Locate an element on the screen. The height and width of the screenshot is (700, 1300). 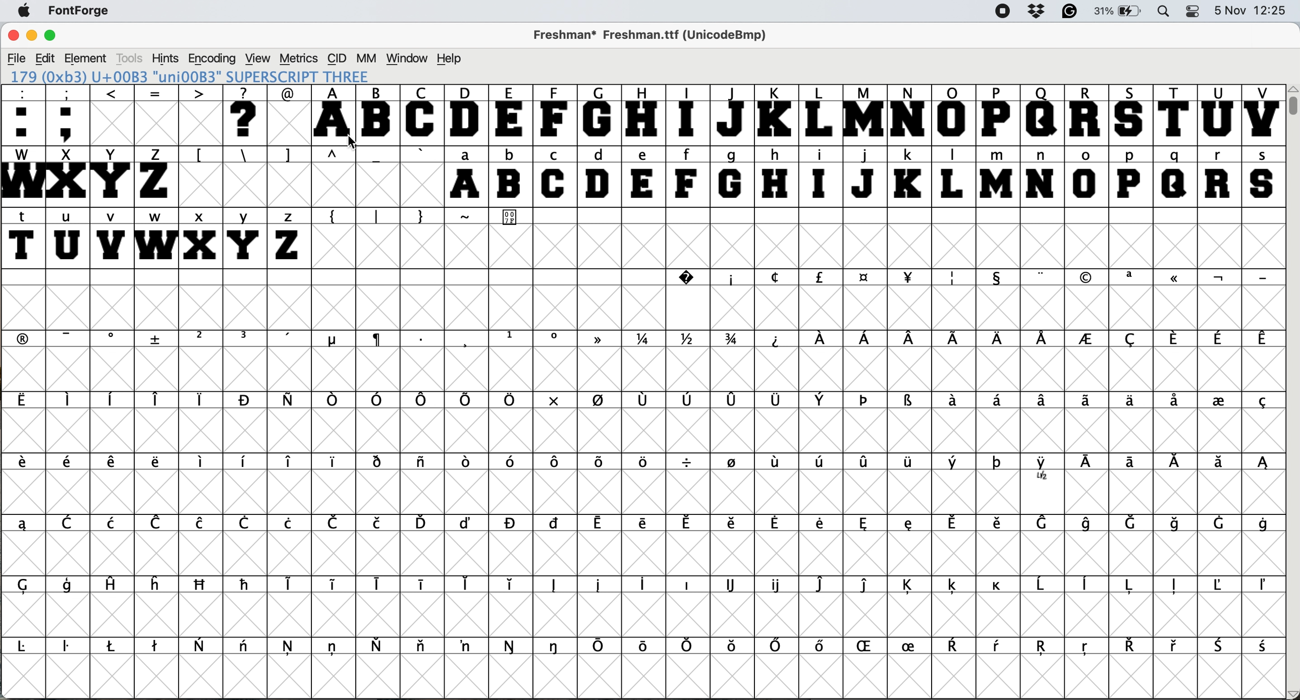
symbol is located at coordinates (246, 648).